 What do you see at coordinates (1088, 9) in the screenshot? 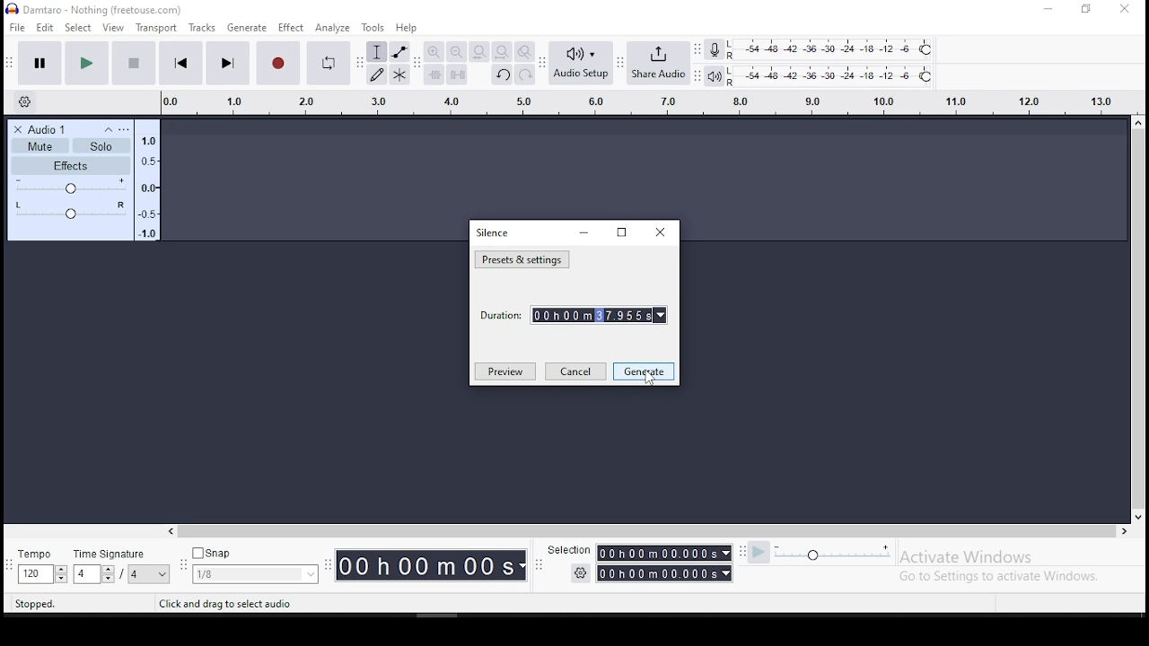
I see `restore` at bounding box center [1088, 9].